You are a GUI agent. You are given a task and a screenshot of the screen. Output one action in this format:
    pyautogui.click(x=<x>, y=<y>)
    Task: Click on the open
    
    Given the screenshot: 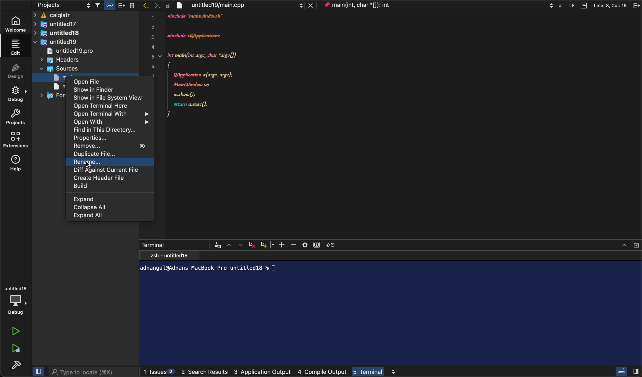 What is the action you would take?
    pyautogui.click(x=110, y=114)
    